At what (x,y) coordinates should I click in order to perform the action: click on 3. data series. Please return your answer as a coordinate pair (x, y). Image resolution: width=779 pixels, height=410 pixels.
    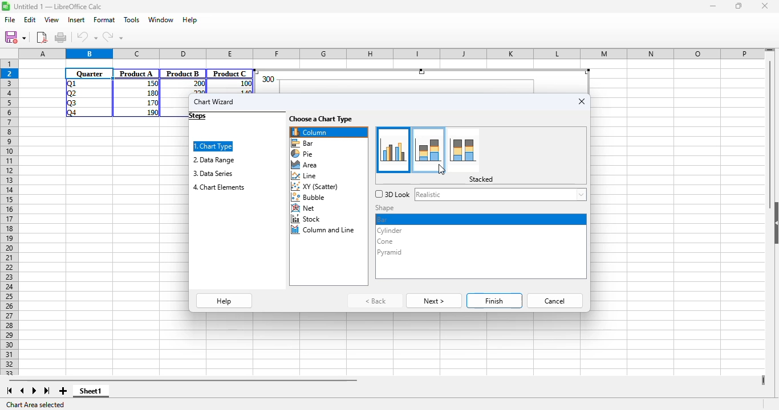
    Looking at the image, I should click on (212, 173).